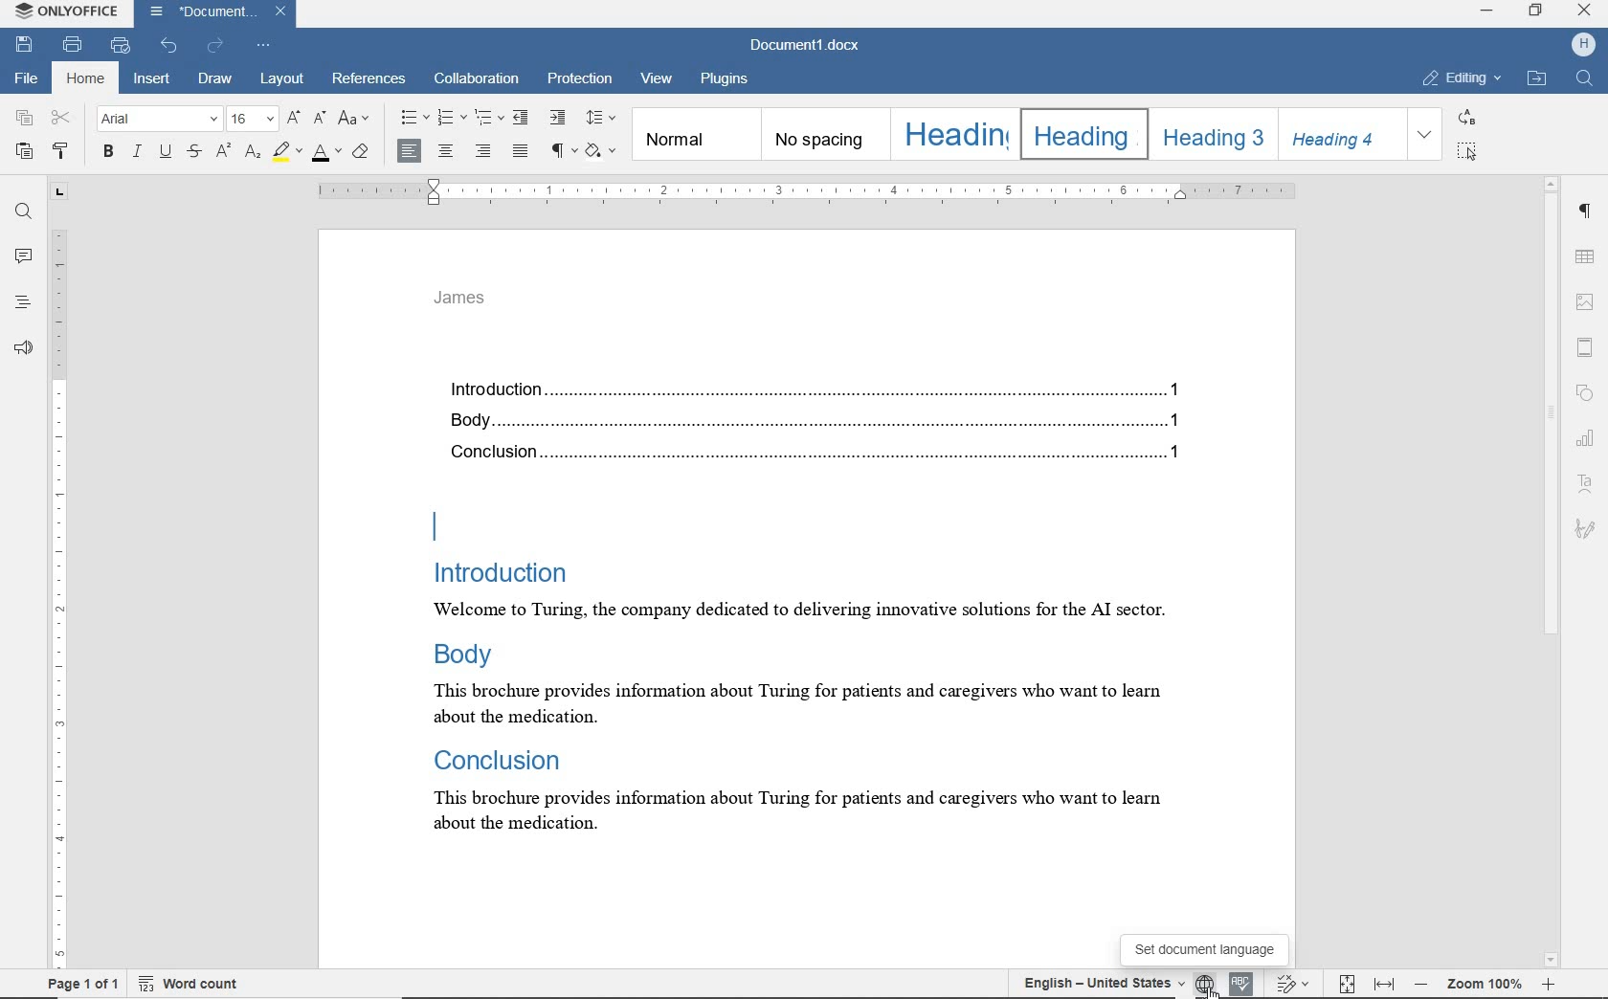 The width and height of the screenshot is (1608, 999). I want to click on Introduction, so click(501, 563).